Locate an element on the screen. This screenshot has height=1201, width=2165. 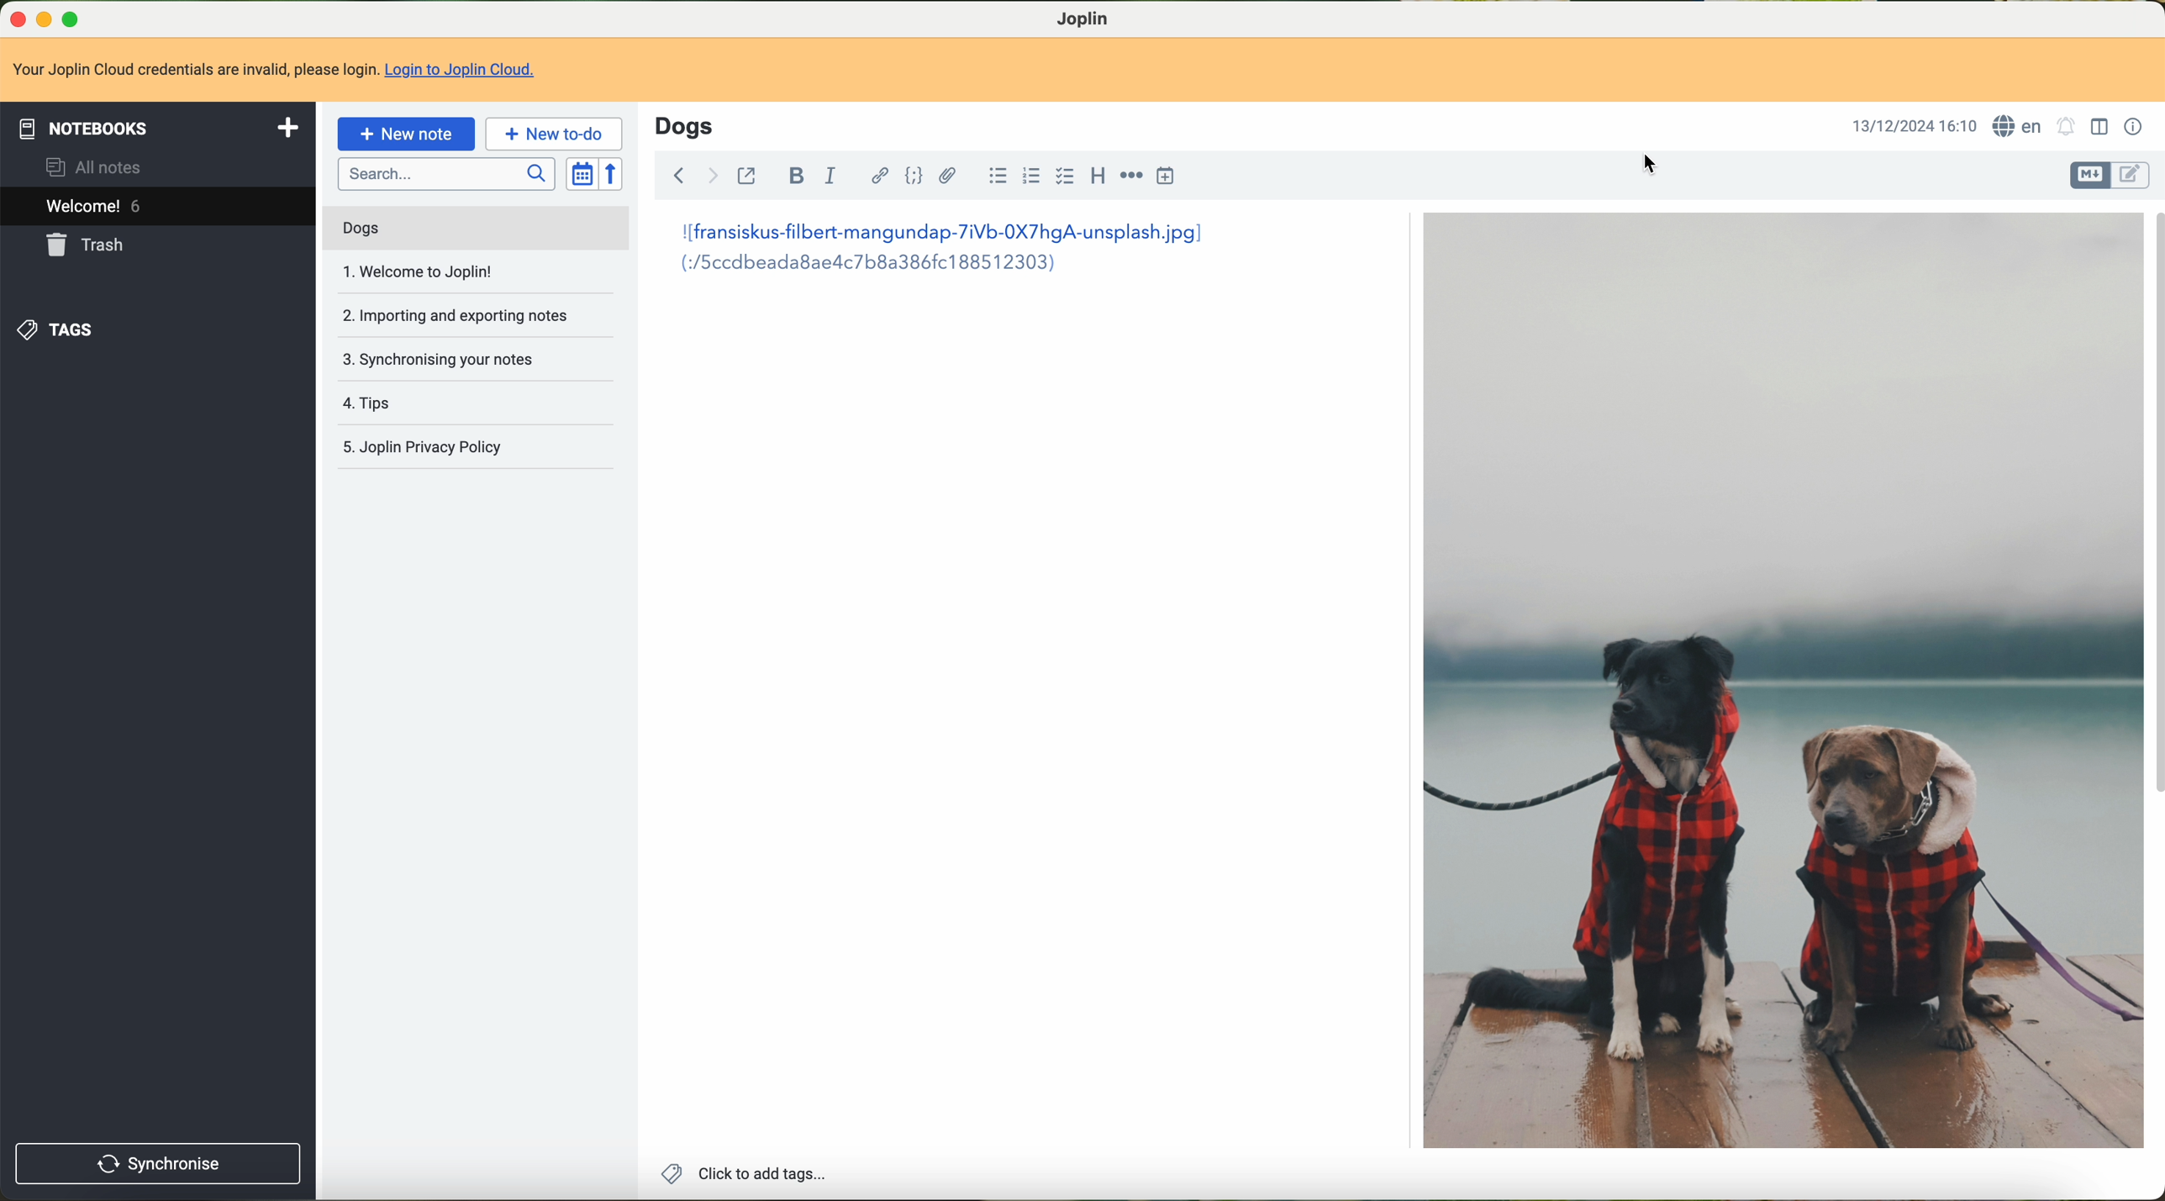
toggle external editing is located at coordinates (749, 175).